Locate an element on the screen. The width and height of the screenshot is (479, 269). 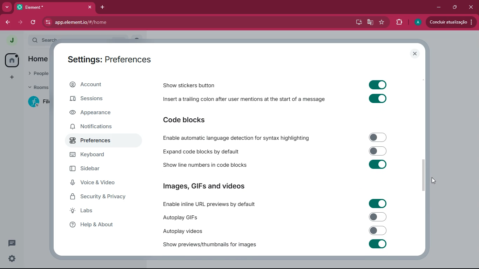
colon is located at coordinates (243, 101).